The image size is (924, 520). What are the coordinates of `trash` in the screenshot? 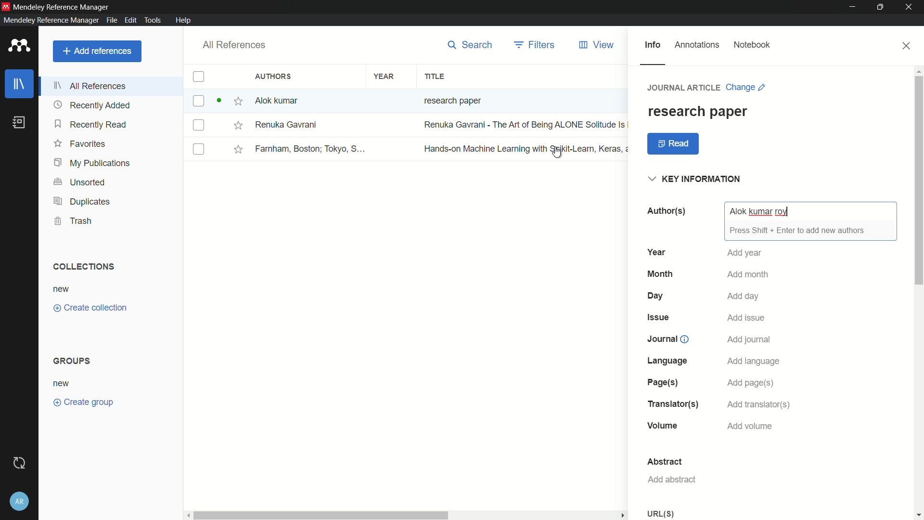 It's located at (74, 221).